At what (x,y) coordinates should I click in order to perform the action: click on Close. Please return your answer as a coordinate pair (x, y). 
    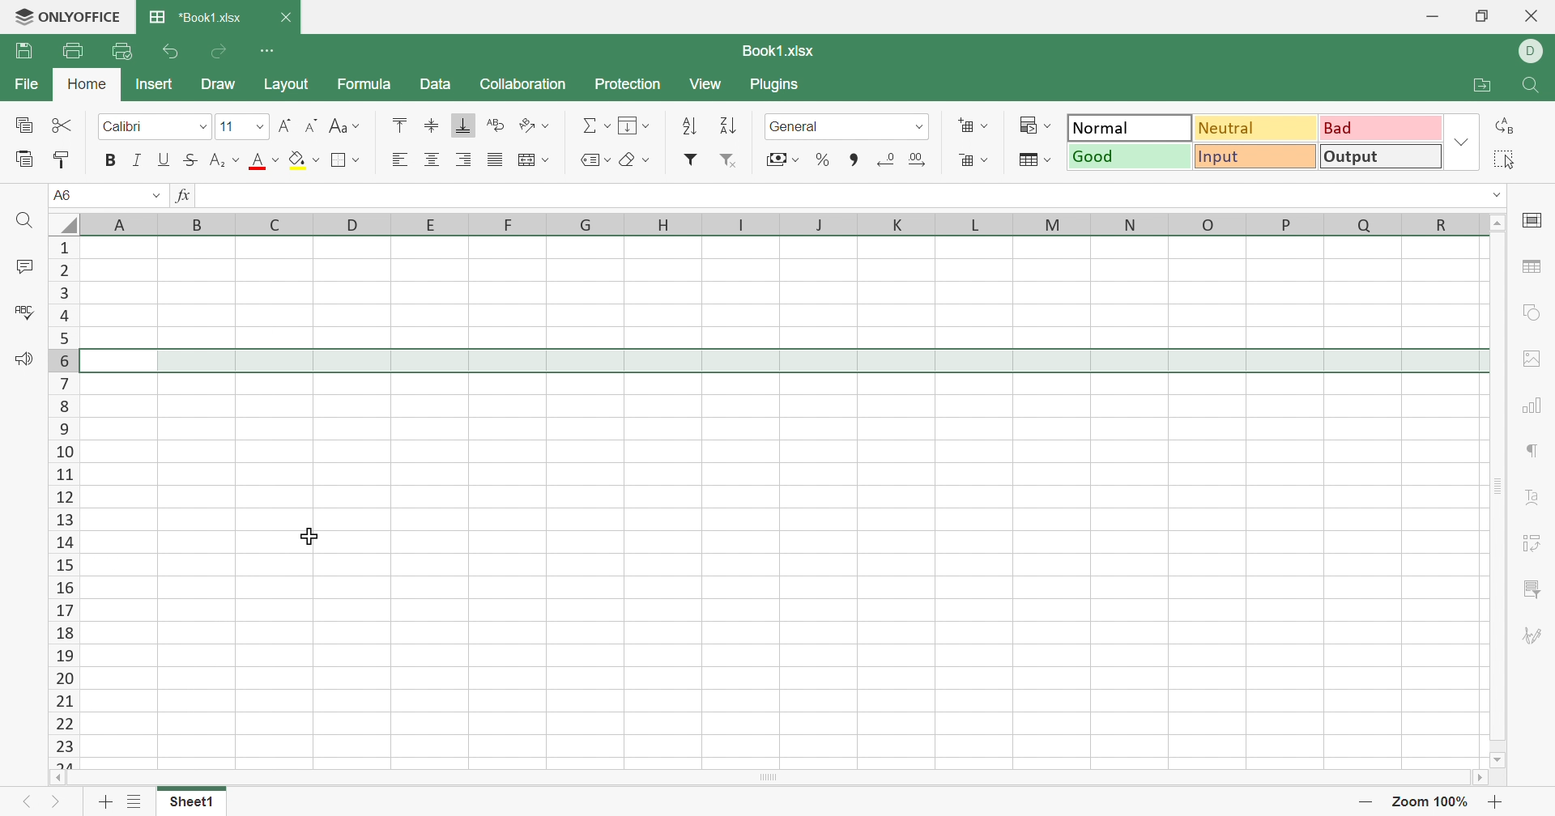
    Looking at the image, I should click on (1533, 15).